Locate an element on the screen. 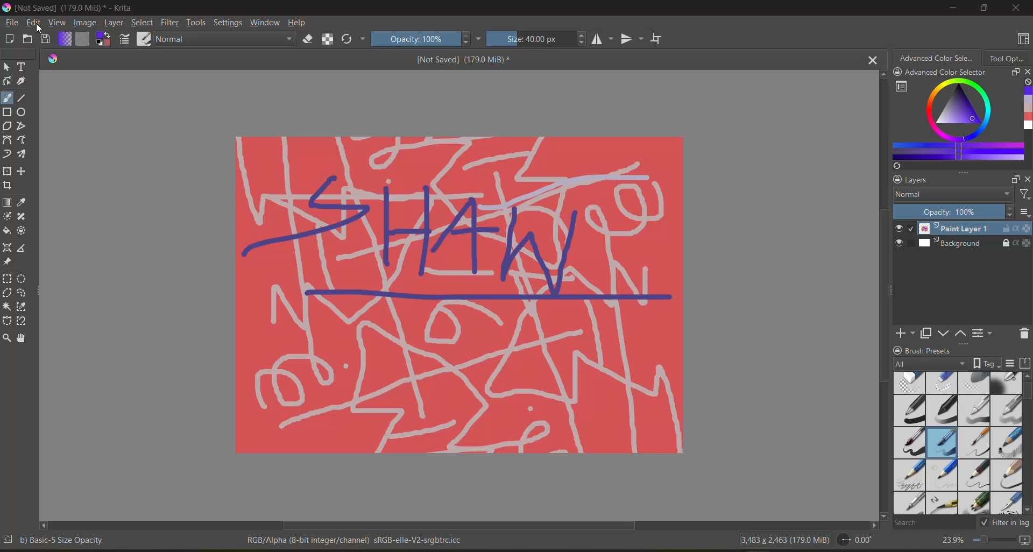 The width and height of the screenshot is (1033, 552). scroll up is located at coordinates (880, 75).